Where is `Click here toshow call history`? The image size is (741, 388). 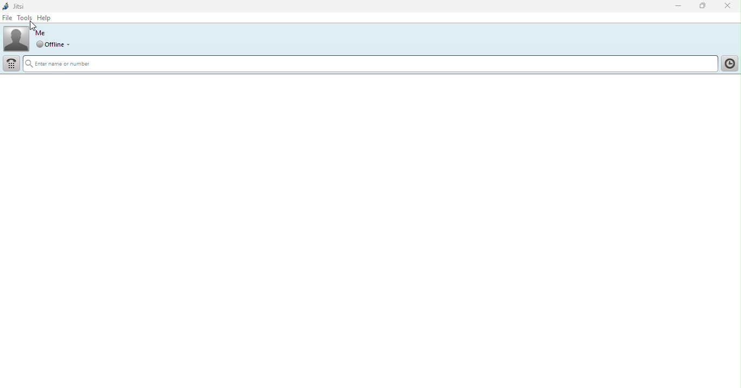 Click here toshow call history is located at coordinates (729, 64).